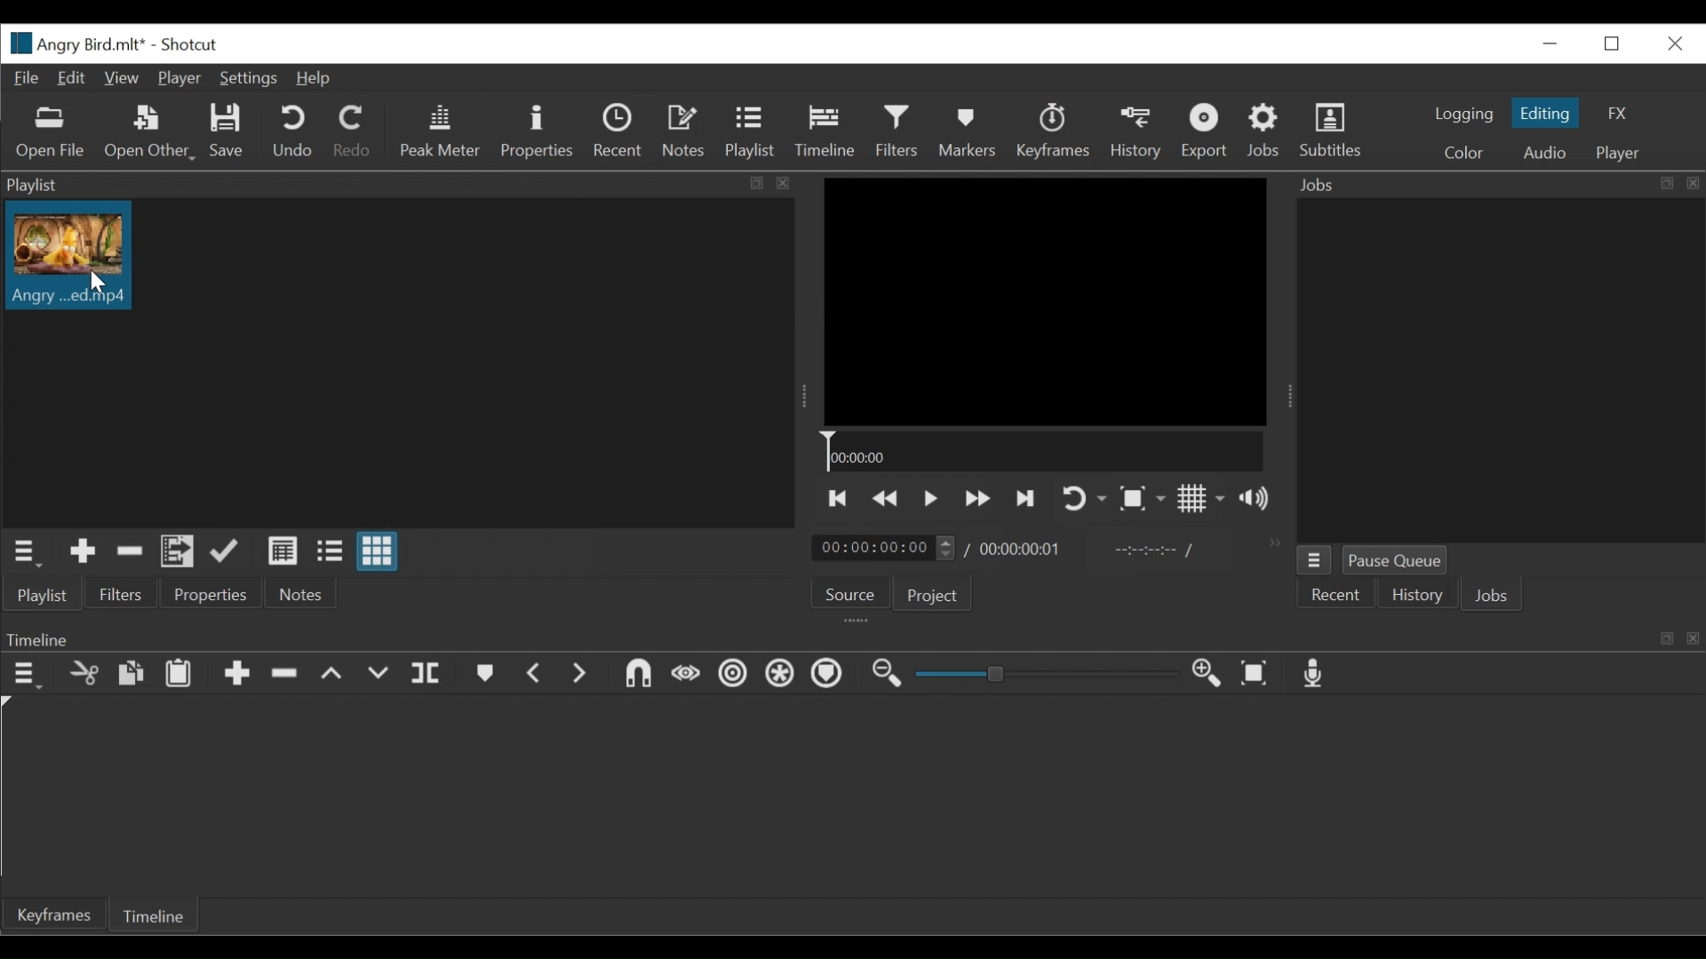 The height and width of the screenshot is (959, 1706). I want to click on Editing, so click(1548, 113).